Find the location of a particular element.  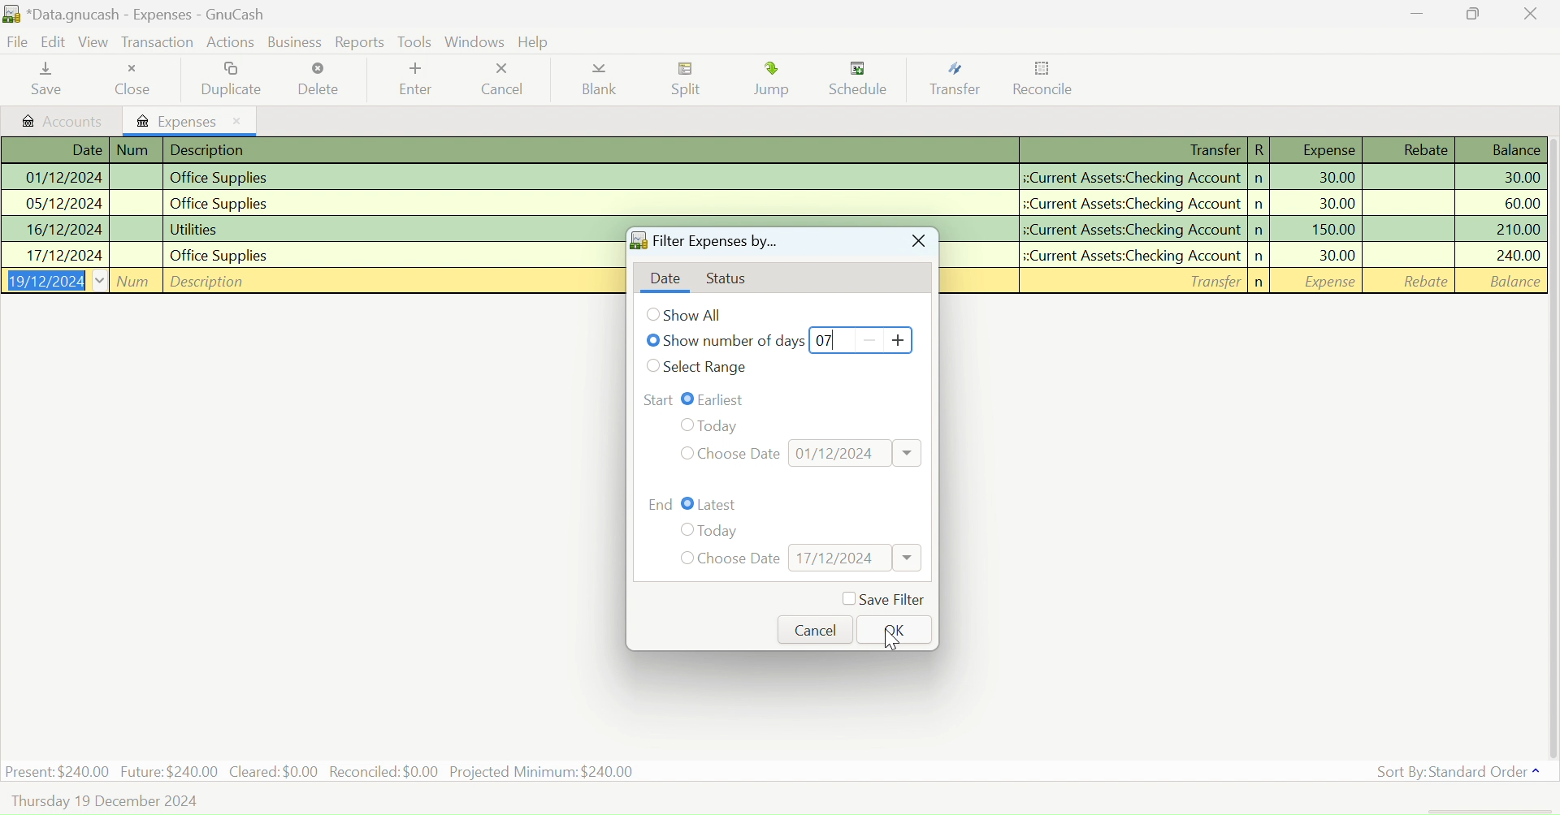

Checkbox is located at coordinates (684, 530).